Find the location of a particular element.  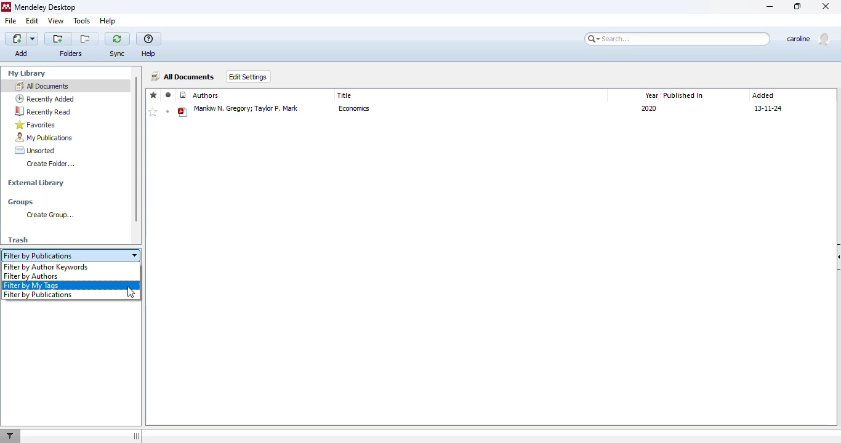

external library is located at coordinates (36, 183).